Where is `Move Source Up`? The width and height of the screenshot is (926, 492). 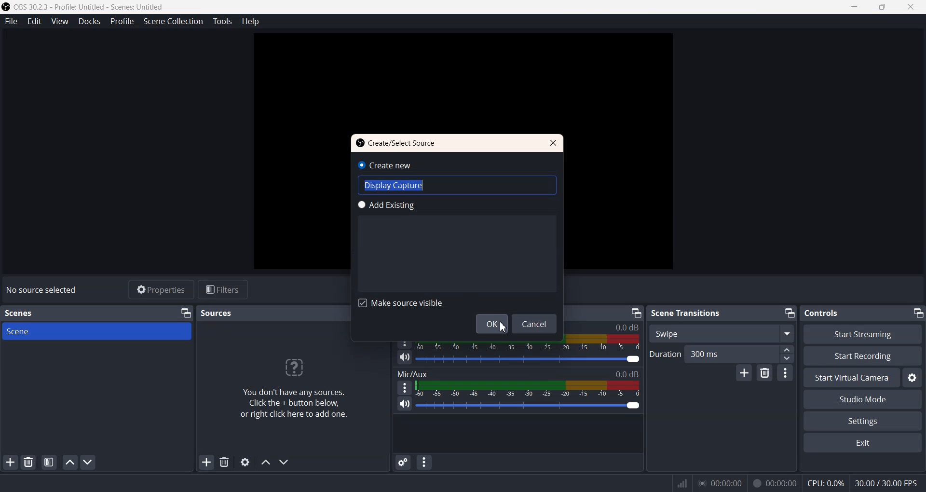 Move Source Up is located at coordinates (265, 462).